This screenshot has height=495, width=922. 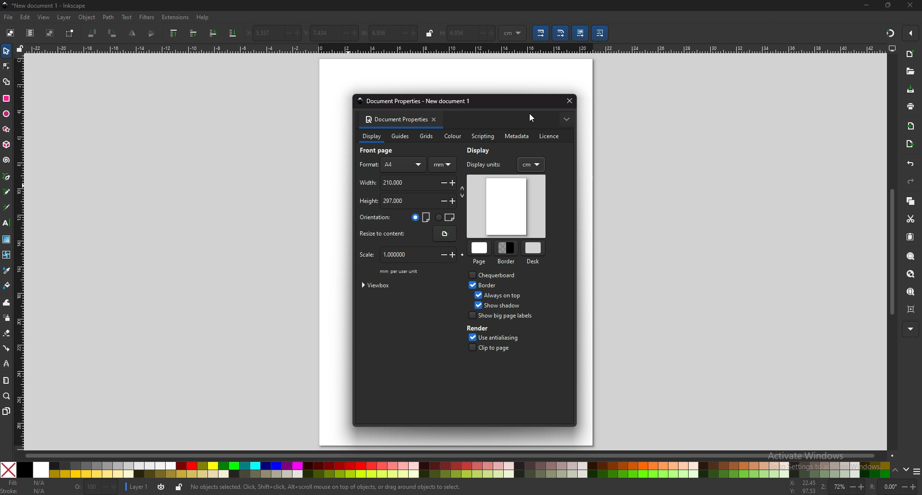 I want to click on Checkbox, so click(x=470, y=347).